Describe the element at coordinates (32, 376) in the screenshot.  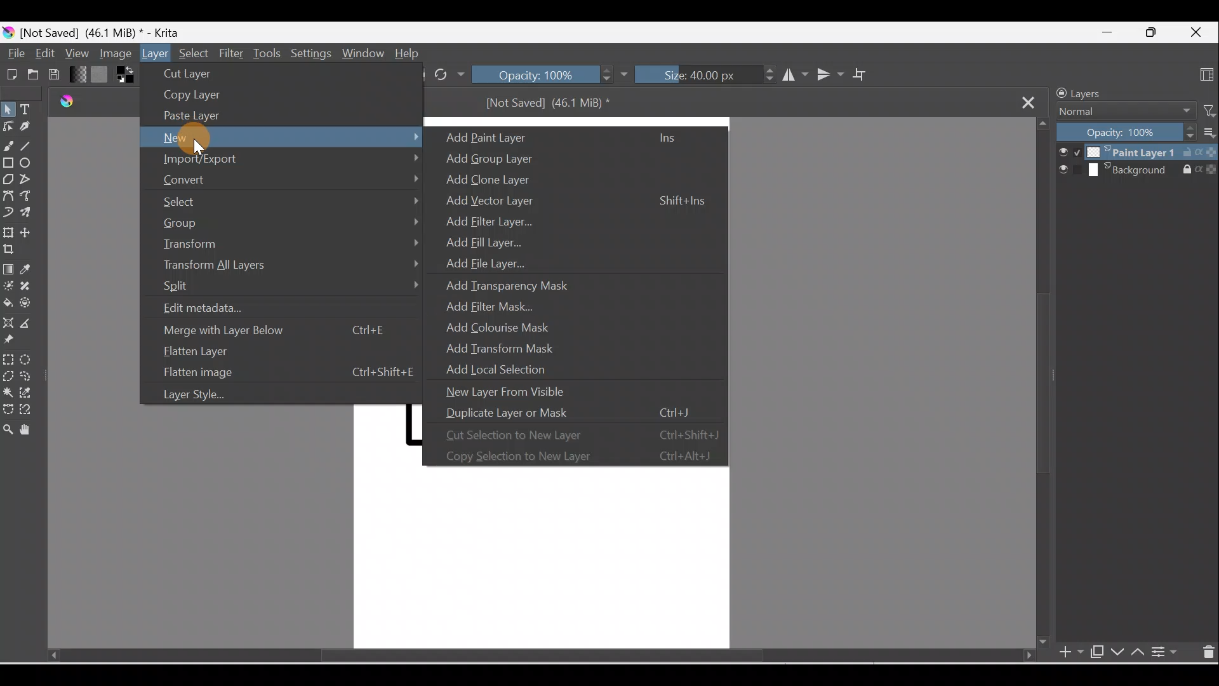
I see `Freehand selection tool` at that location.